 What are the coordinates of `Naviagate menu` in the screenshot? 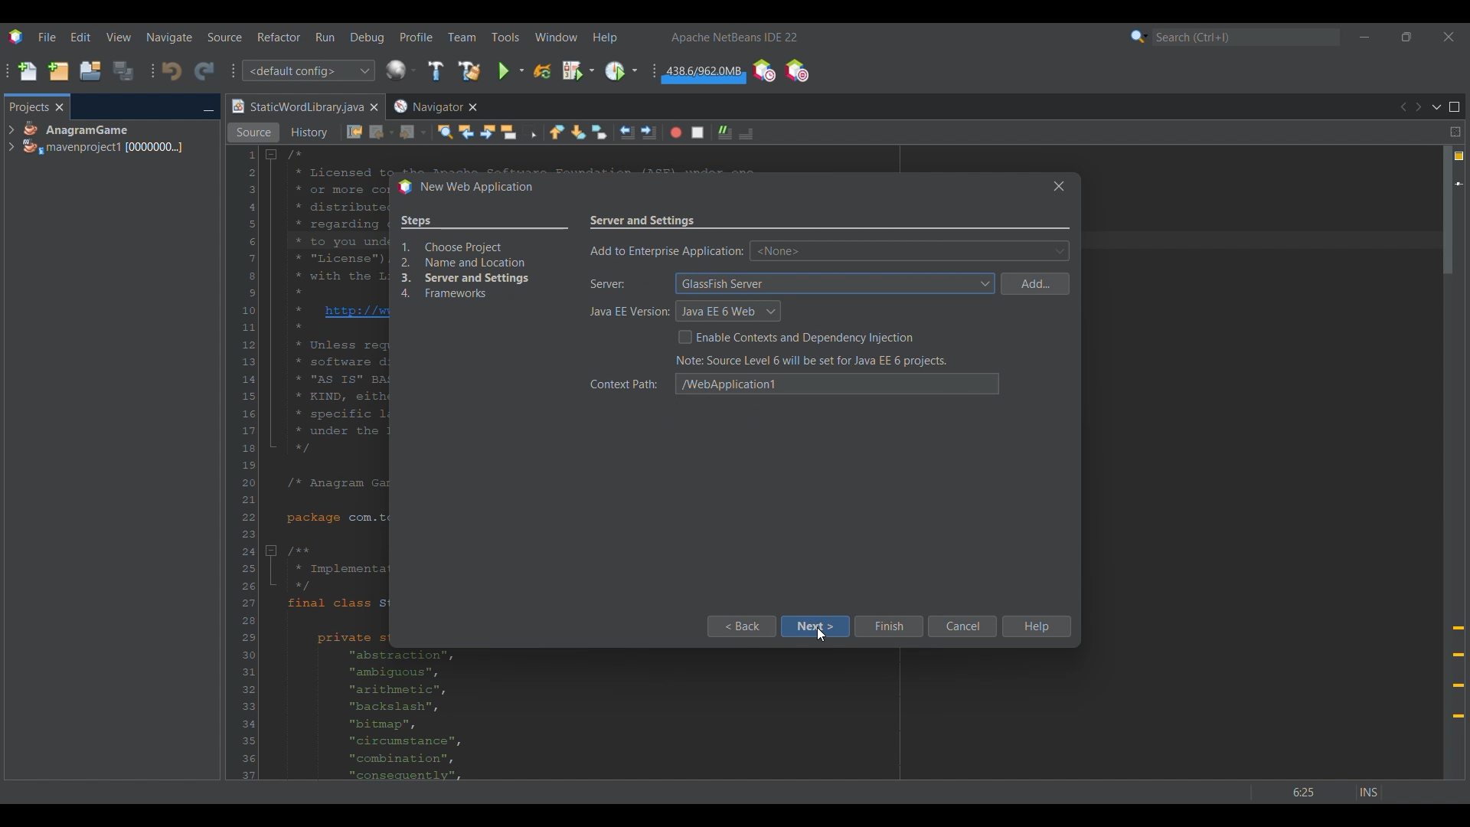 It's located at (169, 38).